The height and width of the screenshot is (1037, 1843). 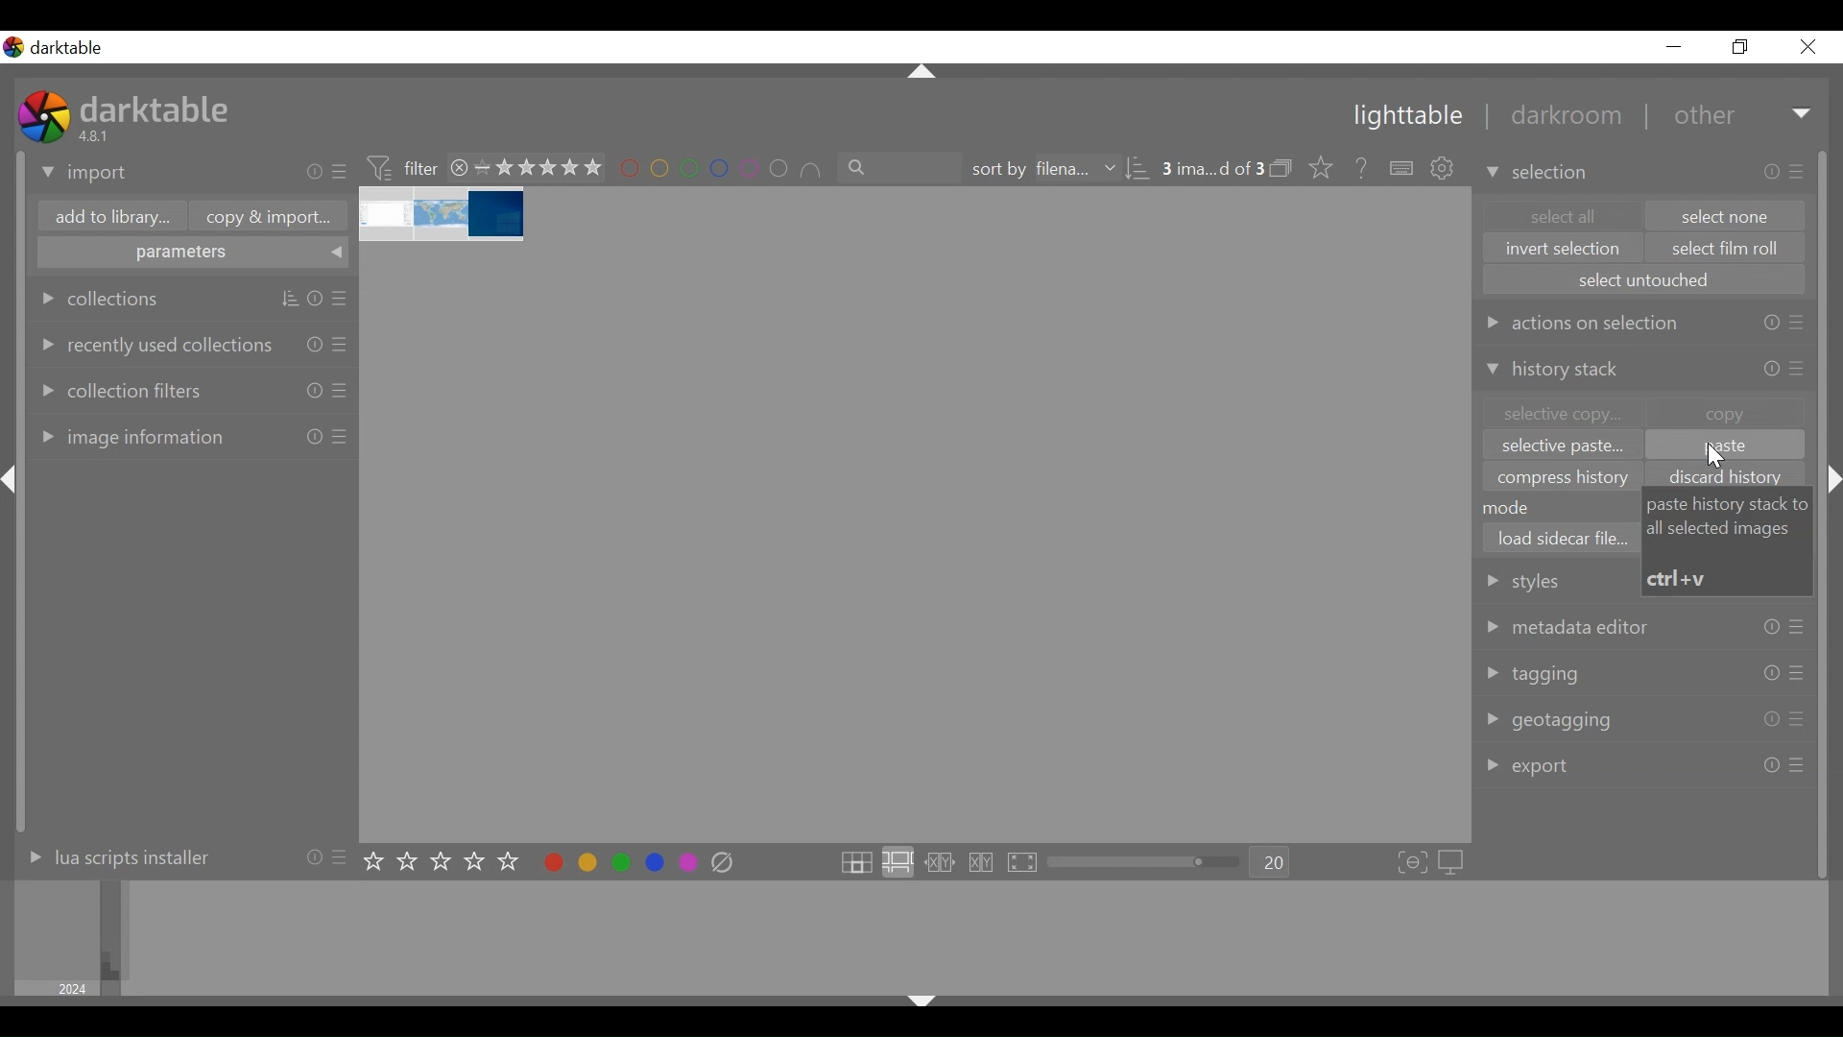 What do you see at coordinates (1138, 169) in the screenshot?
I see `sorting` at bounding box center [1138, 169].